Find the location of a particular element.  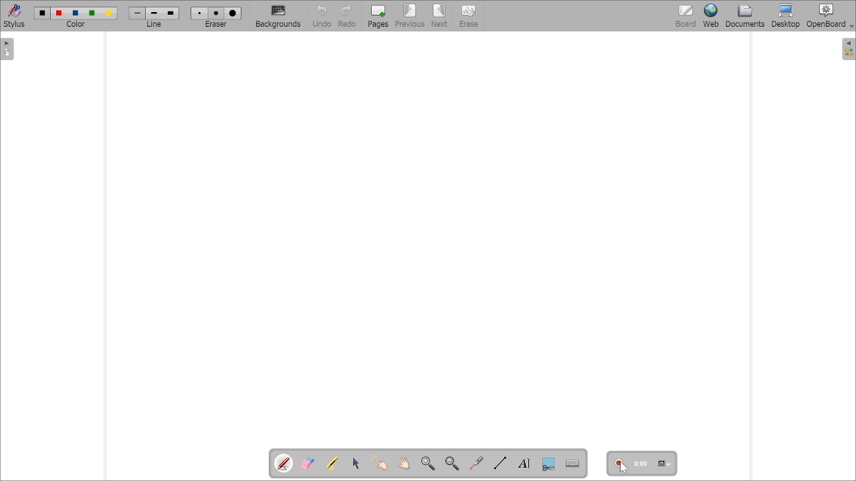

color4 is located at coordinates (91, 14).